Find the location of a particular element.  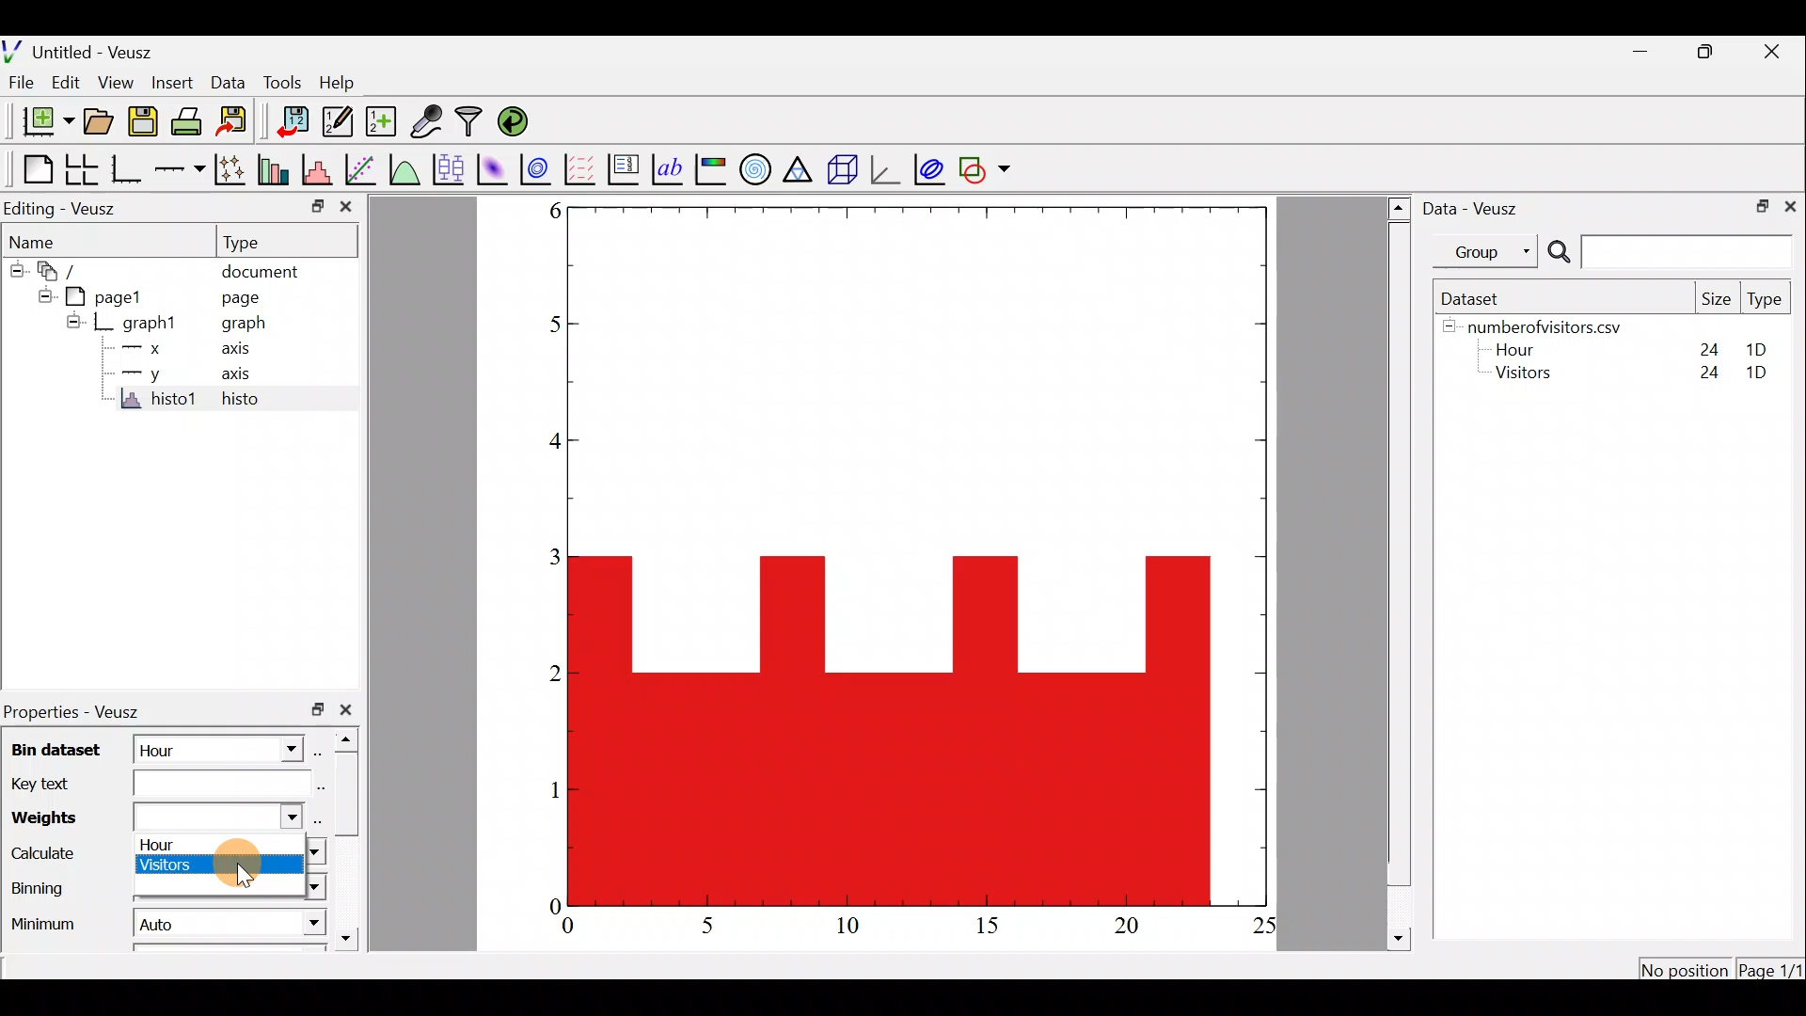

Untitled - Veusz is located at coordinates (84, 50).